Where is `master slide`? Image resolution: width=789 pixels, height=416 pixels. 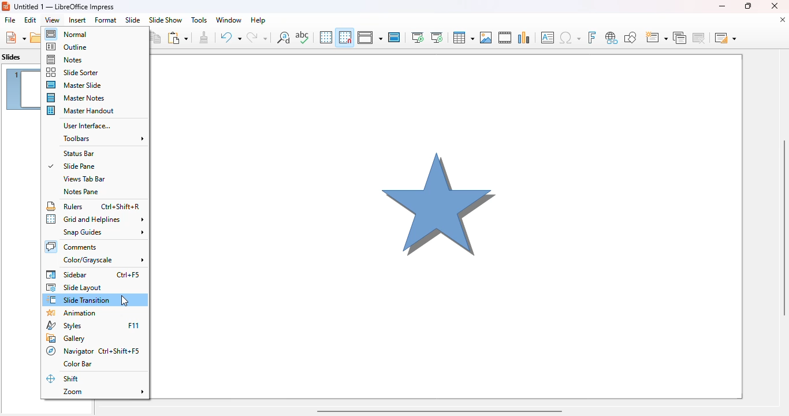
master slide is located at coordinates (75, 85).